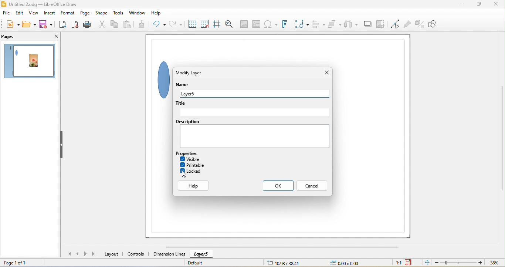 The image size is (505, 267). I want to click on export, so click(62, 24).